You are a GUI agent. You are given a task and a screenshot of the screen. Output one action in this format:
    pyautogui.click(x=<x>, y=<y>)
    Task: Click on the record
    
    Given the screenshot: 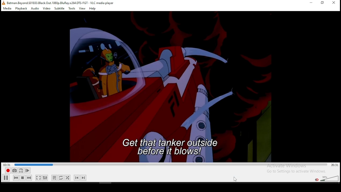 What is the action you would take?
    pyautogui.click(x=8, y=170)
    